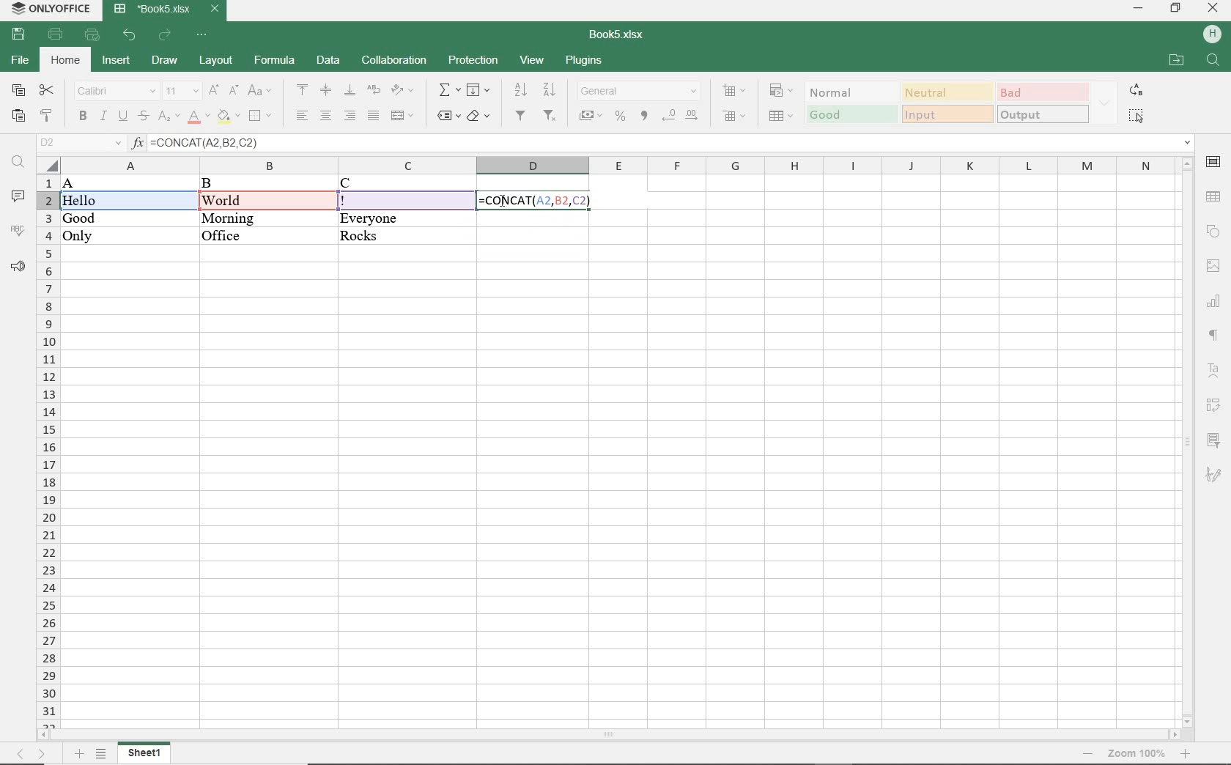 Image resolution: width=1231 pixels, height=765 pixels. What do you see at coordinates (48, 91) in the screenshot?
I see `CUT` at bounding box center [48, 91].